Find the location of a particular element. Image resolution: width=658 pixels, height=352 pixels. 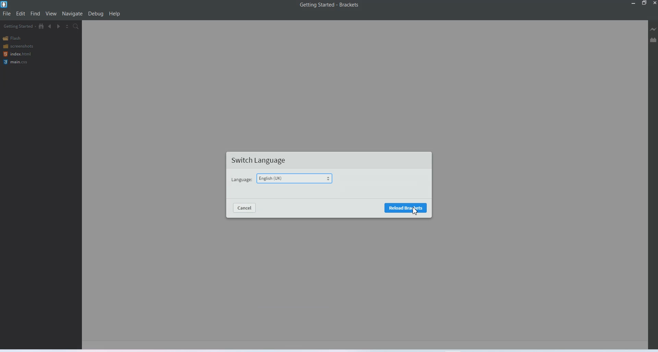

Gating started is located at coordinates (17, 26).